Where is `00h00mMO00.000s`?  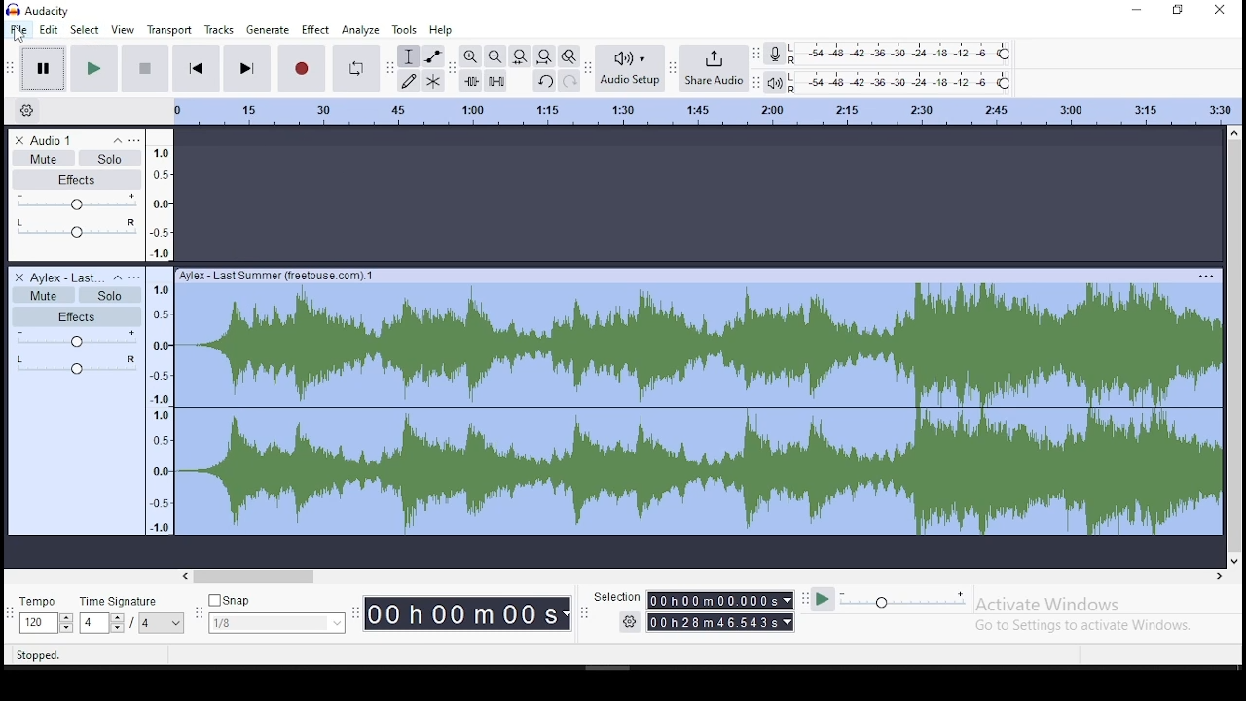 00h00mMO00.000s is located at coordinates (719, 600).